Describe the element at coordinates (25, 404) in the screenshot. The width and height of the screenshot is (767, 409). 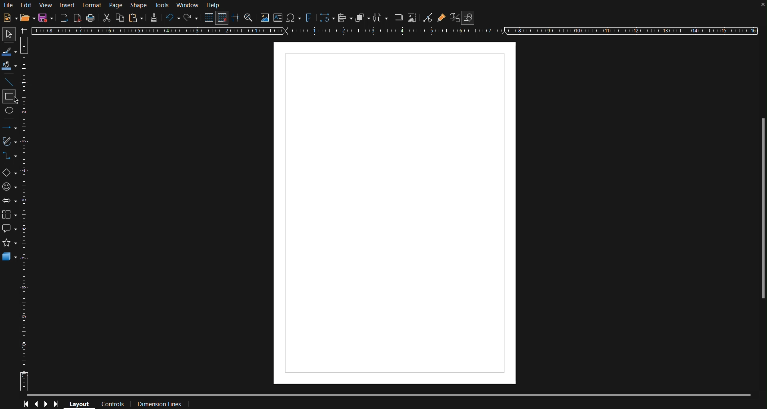
I see `First Page` at that location.